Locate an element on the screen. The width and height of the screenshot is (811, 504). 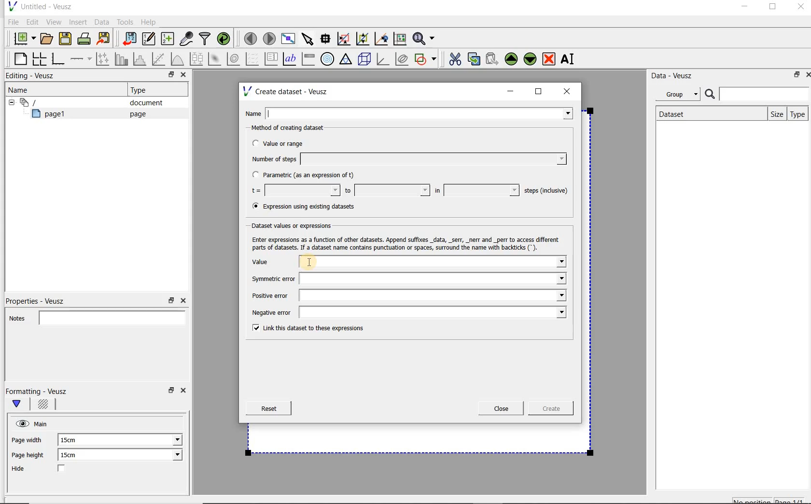
Page height dropdown is located at coordinates (171, 456).